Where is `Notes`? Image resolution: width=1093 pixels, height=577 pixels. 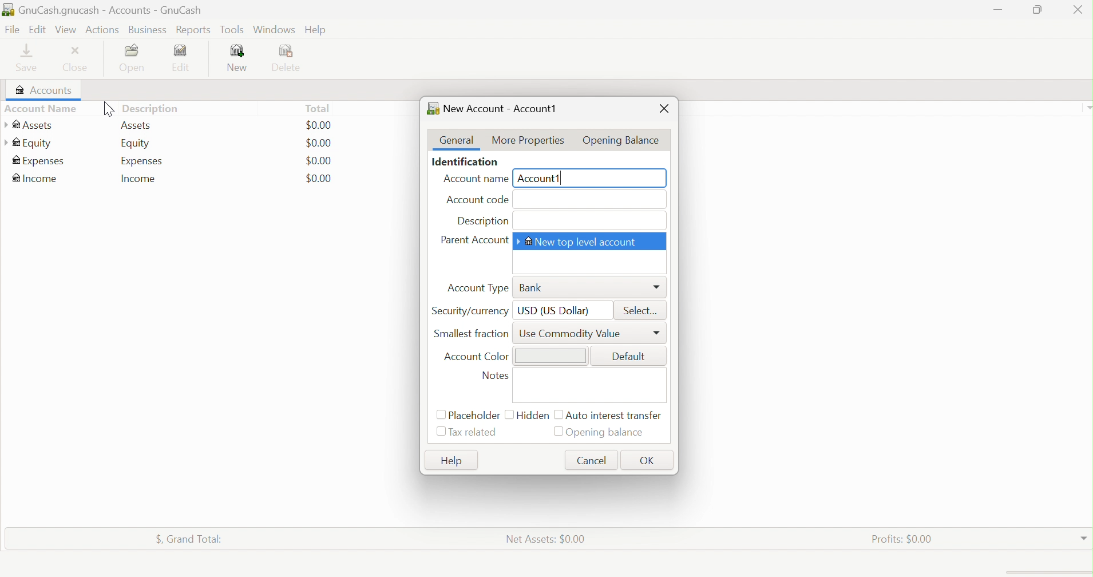
Notes is located at coordinates (498, 377).